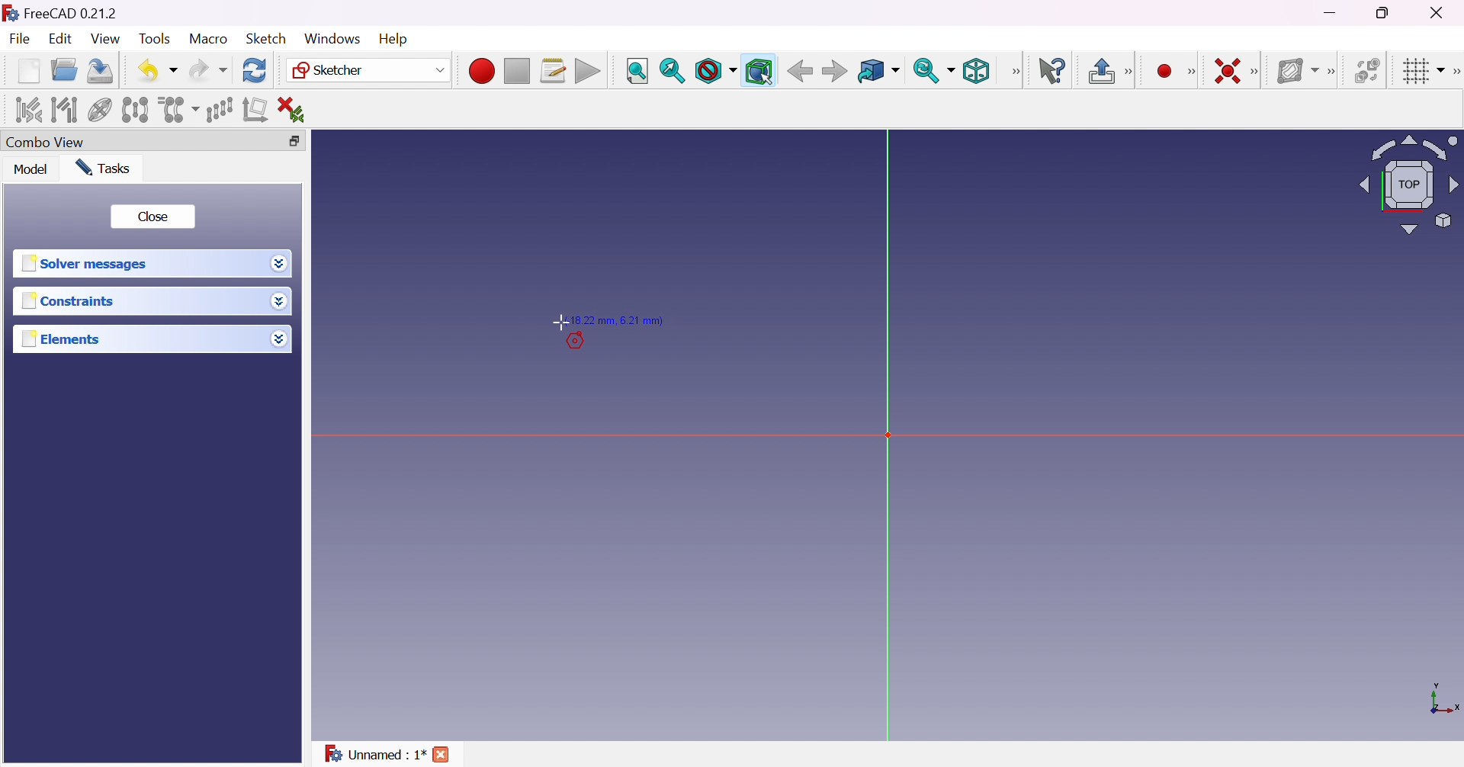 This screenshot has width=1464, height=767. What do you see at coordinates (106, 39) in the screenshot?
I see `View` at bounding box center [106, 39].